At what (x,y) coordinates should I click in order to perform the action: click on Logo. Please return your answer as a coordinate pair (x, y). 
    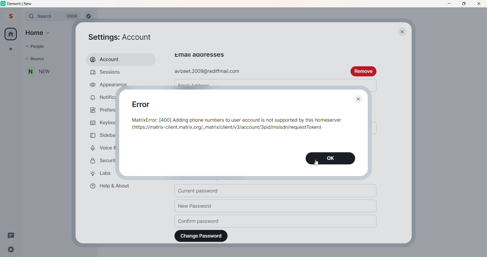
    Looking at the image, I should click on (3, 4).